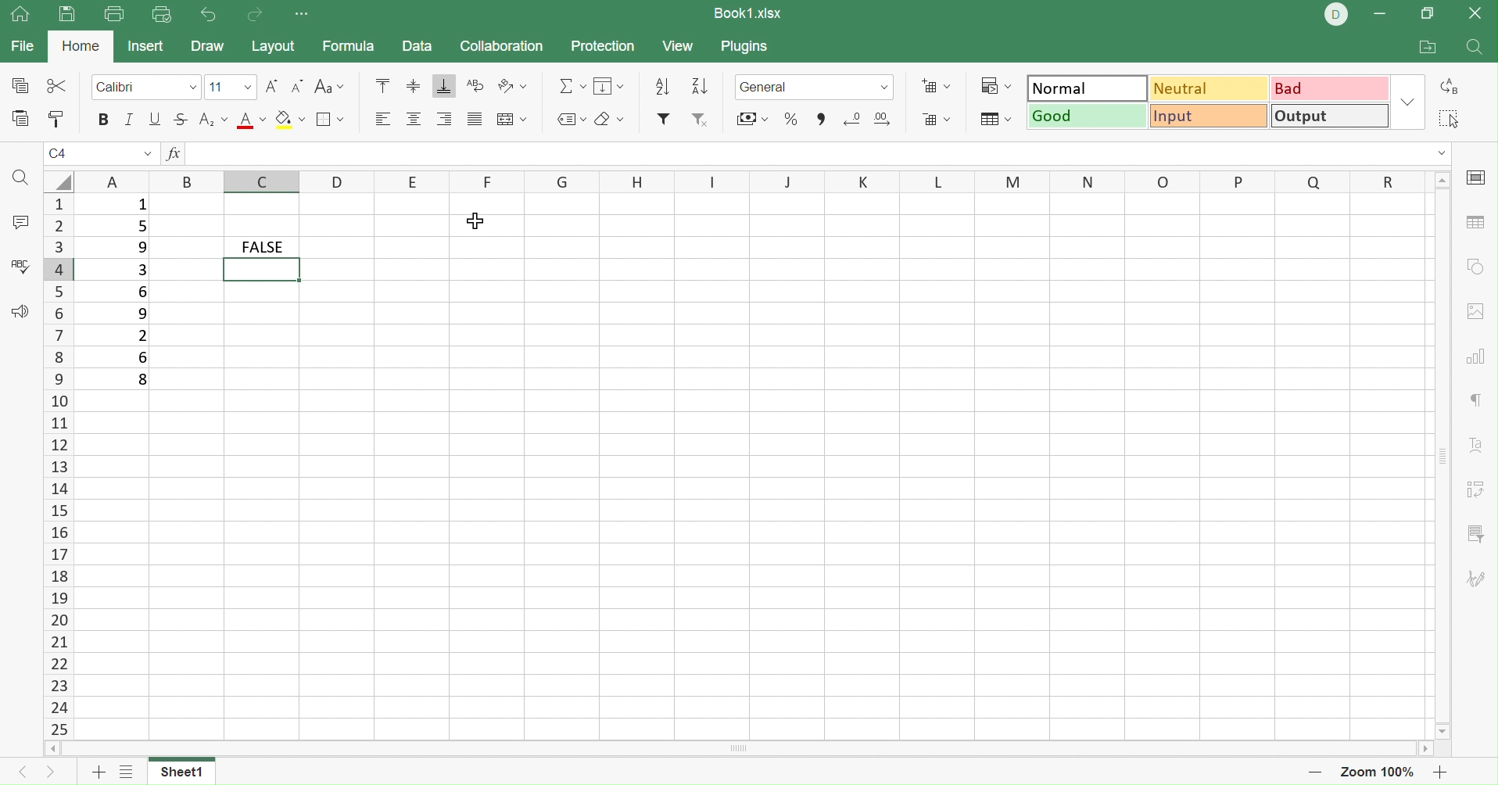 This screenshot has height=785, width=1498. What do you see at coordinates (1477, 268) in the screenshot?
I see `Shape settings` at bounding box center [1477, 268].